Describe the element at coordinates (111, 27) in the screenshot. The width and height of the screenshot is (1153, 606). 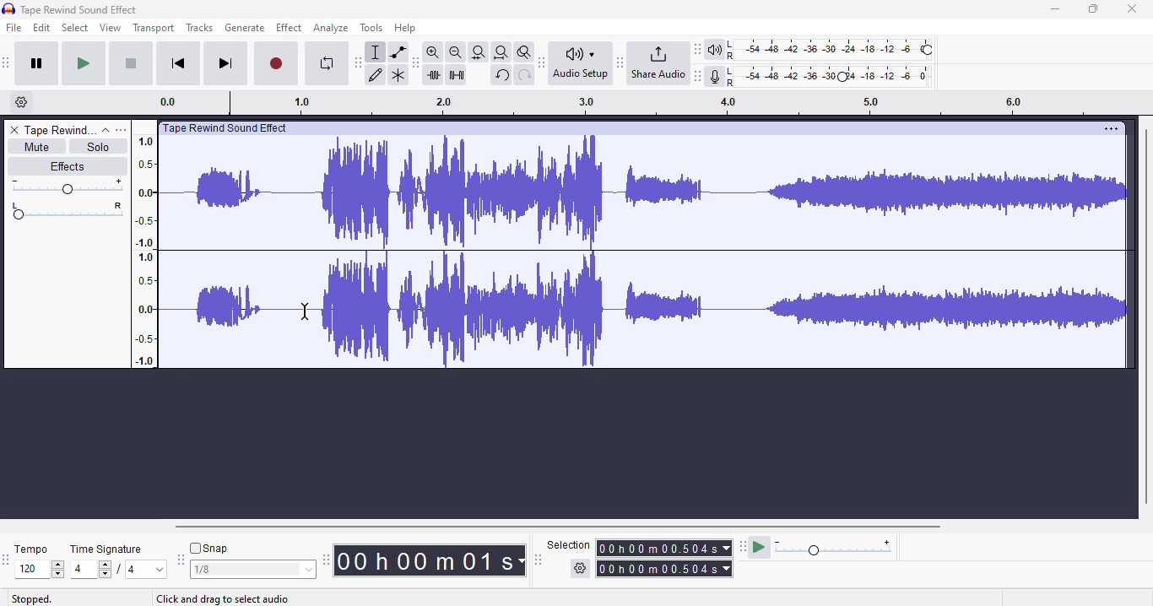
I see `view` at that location.